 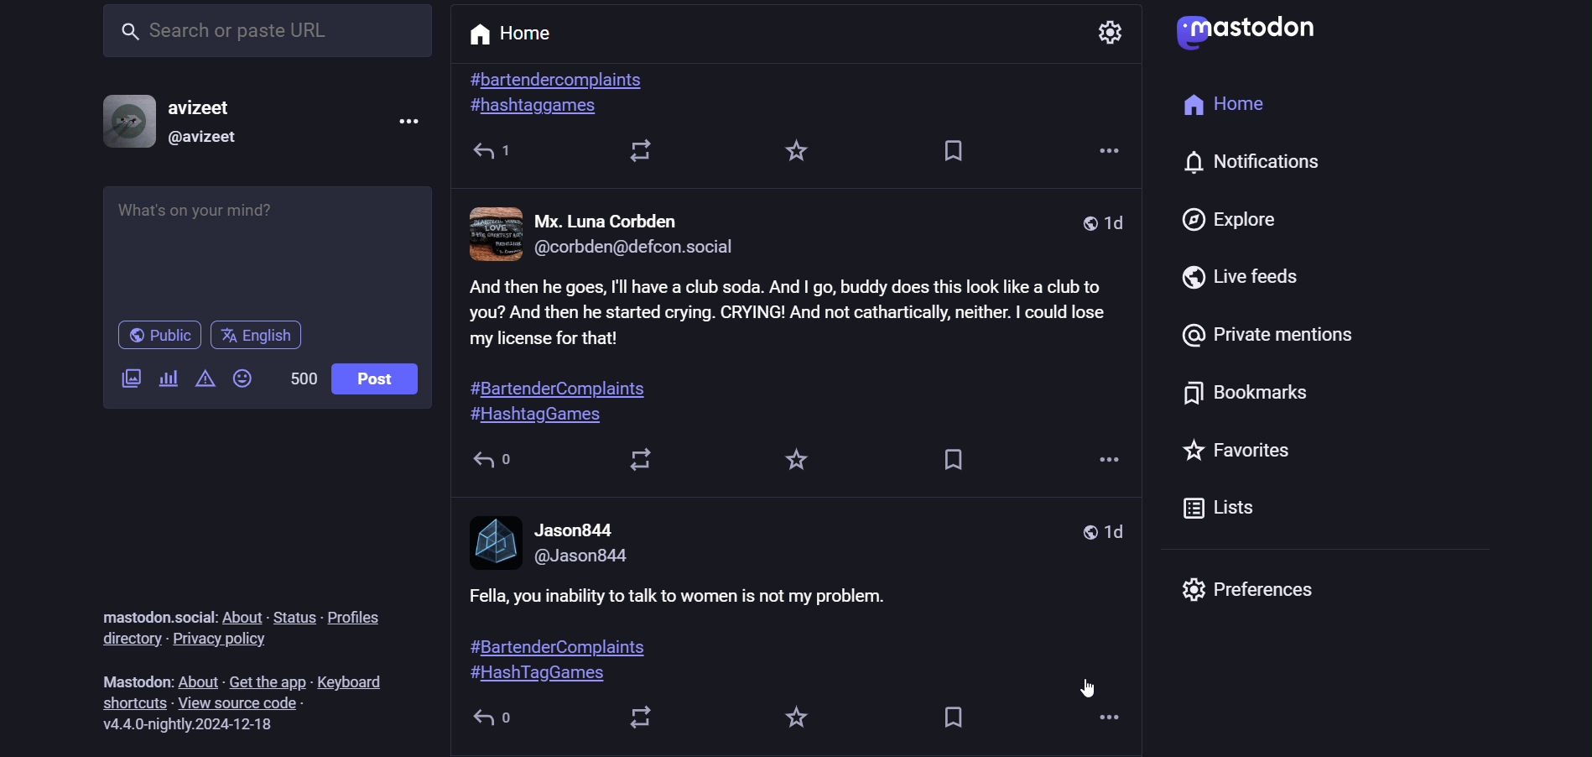 What do you see at coordinates (574, 531) in the screenshot?
I see `jason844` at bounding box center [574, 531].